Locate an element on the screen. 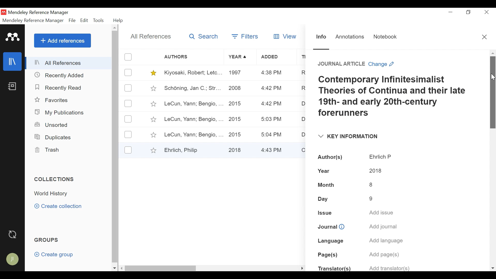 The width and height of the screenshot is (496, 279). Kiyosaki, Robert; Letc... is located at coordinates (192, 73).